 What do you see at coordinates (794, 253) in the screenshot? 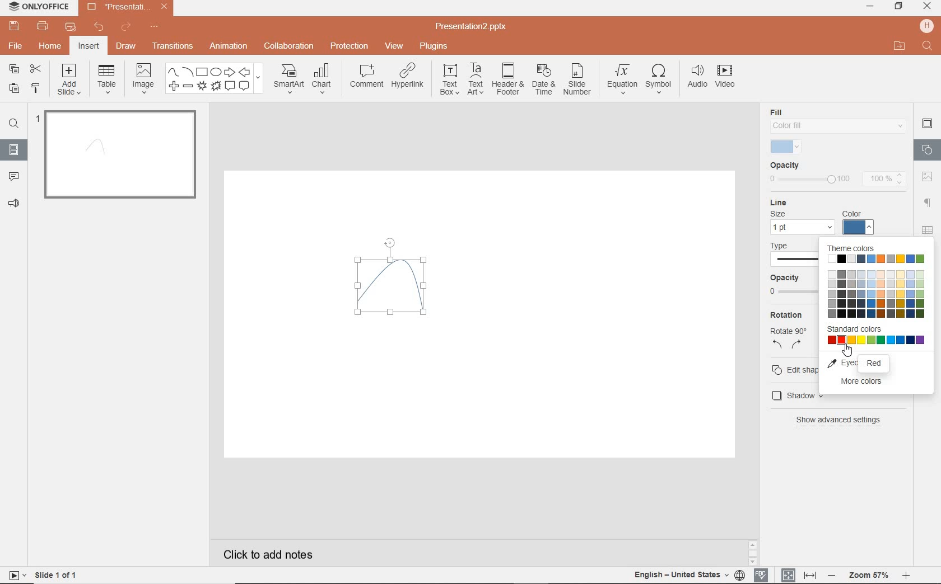
I see `type` at bounding box center [794, 253].